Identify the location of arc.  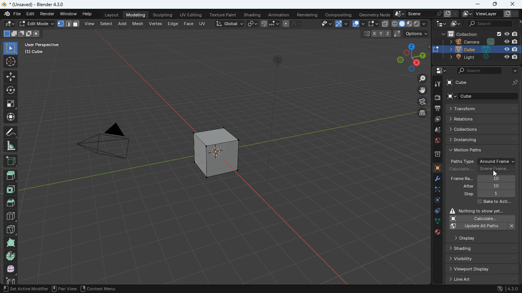
(342, 24).